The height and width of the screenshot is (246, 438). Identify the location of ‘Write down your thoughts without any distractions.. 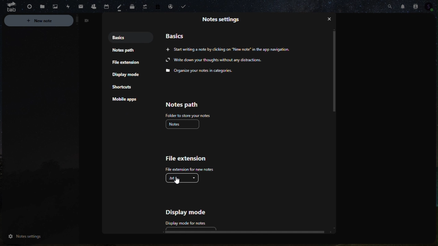
(215, 60).